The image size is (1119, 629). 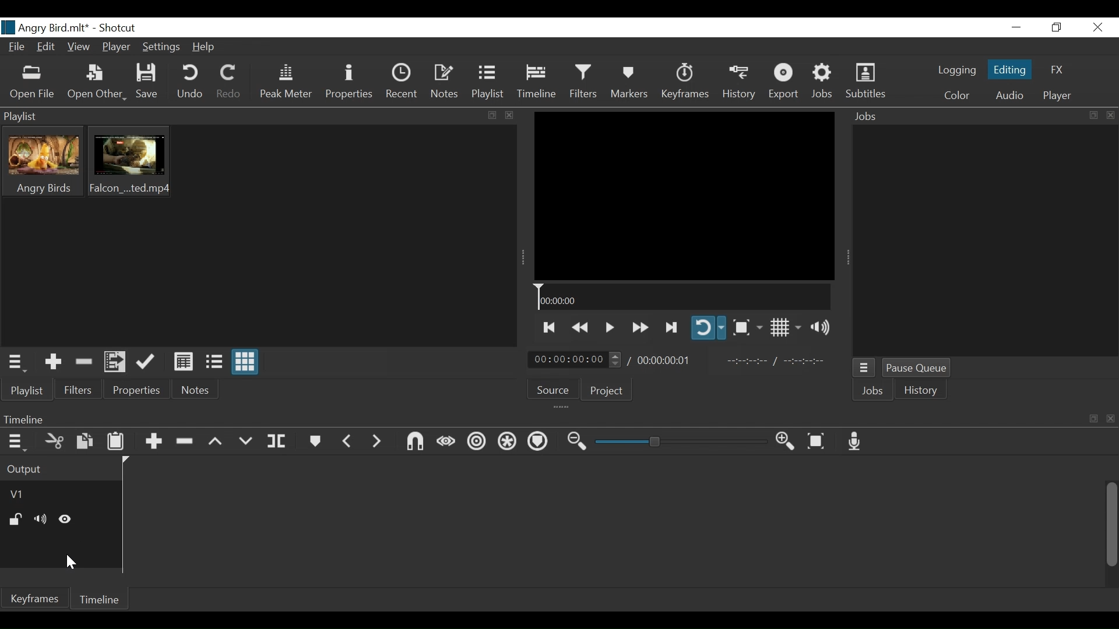 I want to click on Notes, so click(x=196, y=391).